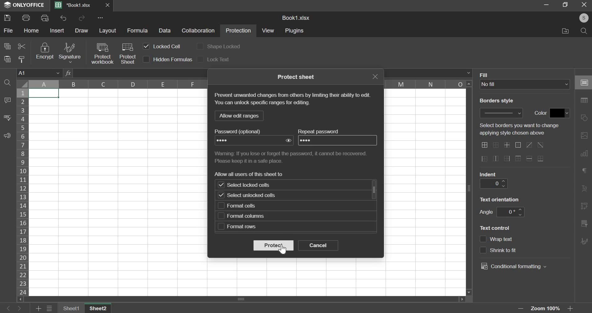 The width and height of the screenshot is (592, 313). What do you see at coordinates (289, 140) in the screenshot?
I see `show password` at bounding box center [289, 140].